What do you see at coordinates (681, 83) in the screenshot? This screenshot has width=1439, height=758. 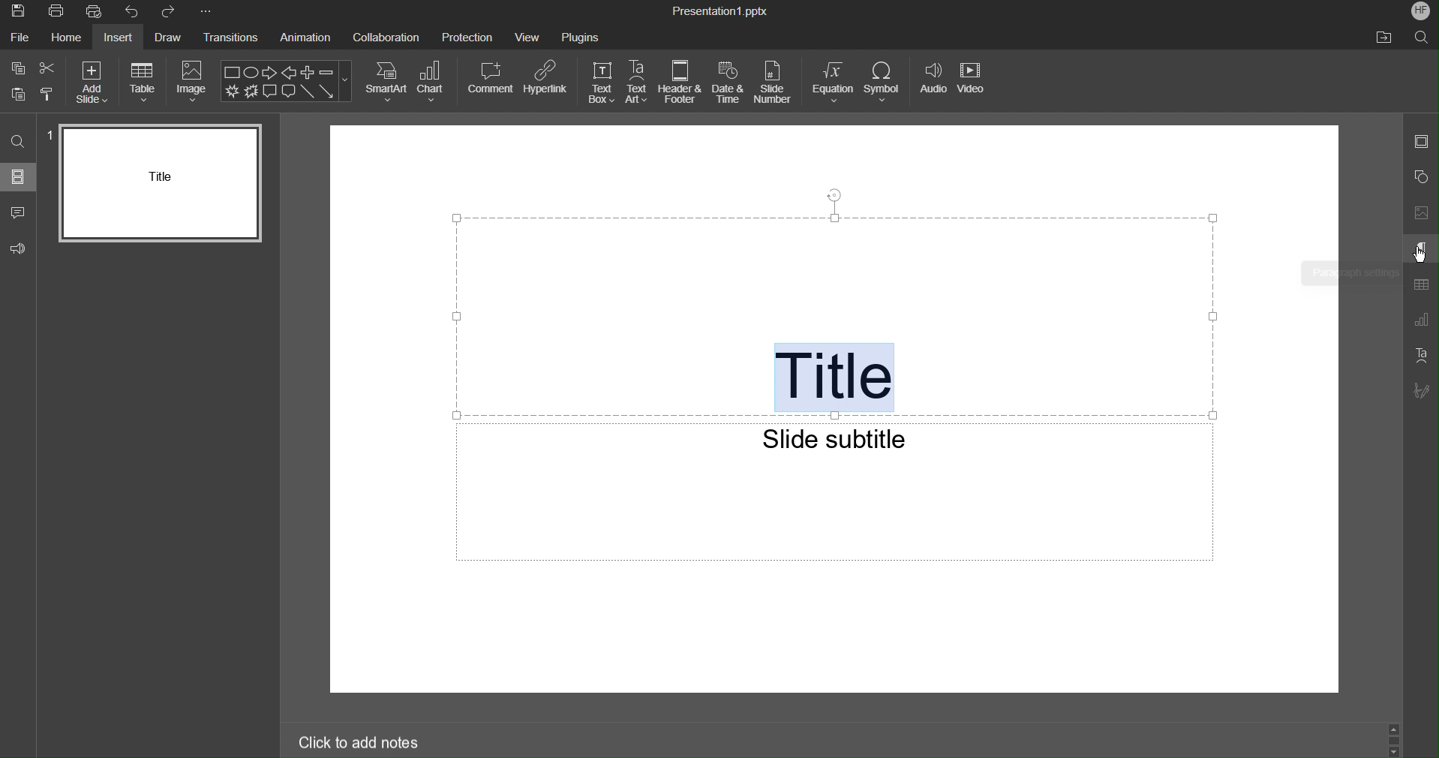 I see `Header & Footer` at bounding box center [681, 83].